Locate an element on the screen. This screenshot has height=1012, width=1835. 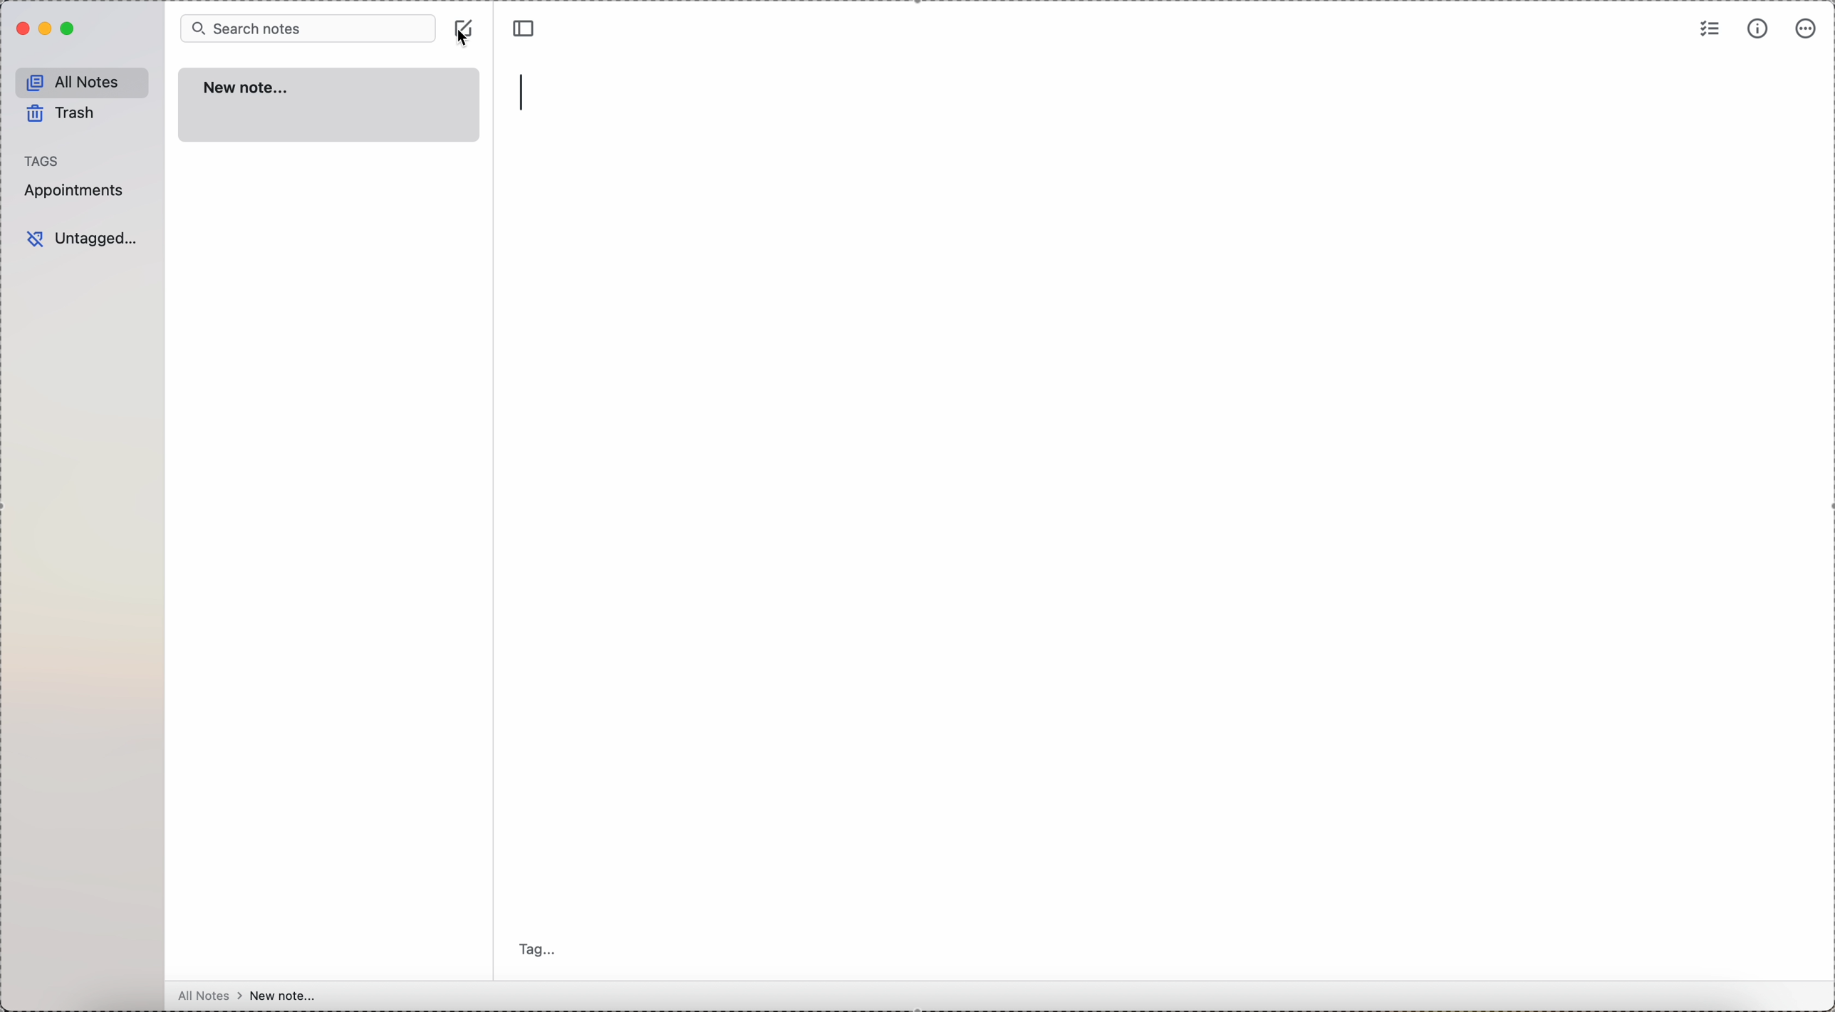
close program is located at coordinates (21, 29).